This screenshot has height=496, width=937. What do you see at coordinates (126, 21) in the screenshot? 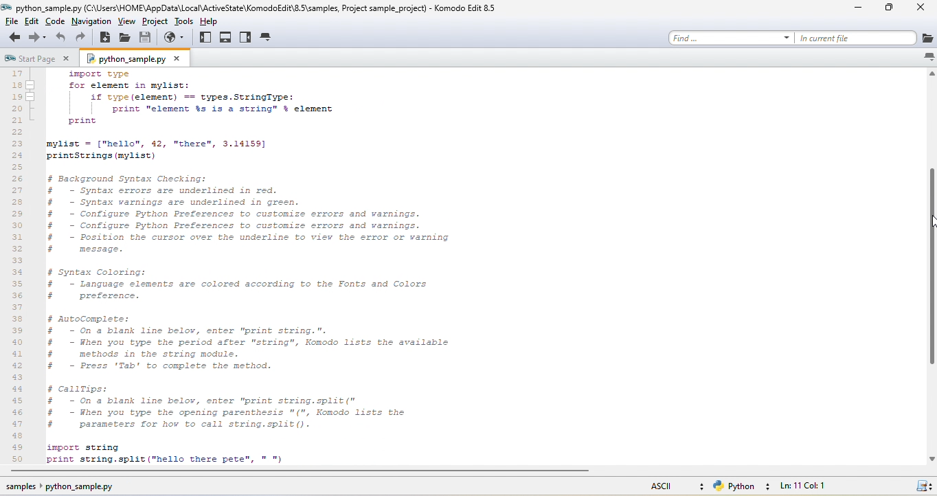
I see `view` at bounding box center [126, 21].